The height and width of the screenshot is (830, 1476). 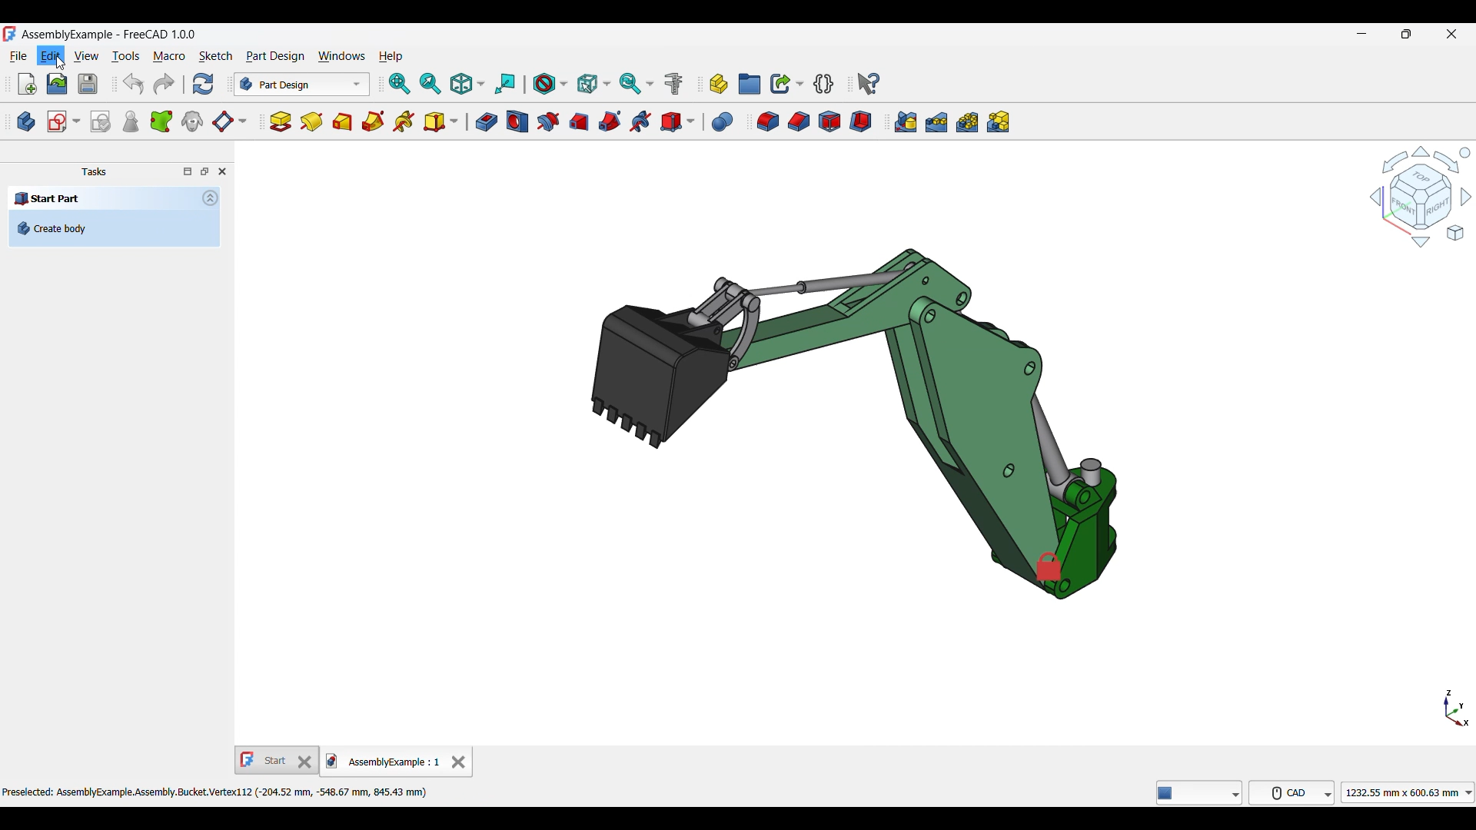 I want to click on Isometric options, so click(x=467, y=84).